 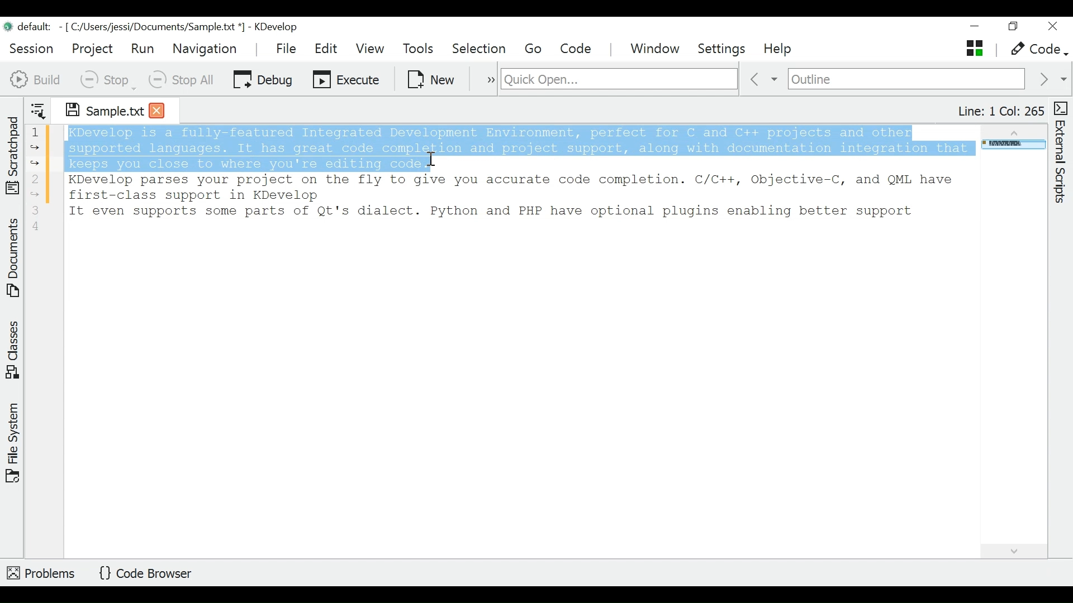 I want to click on Debug, so click(x=263, y=78).